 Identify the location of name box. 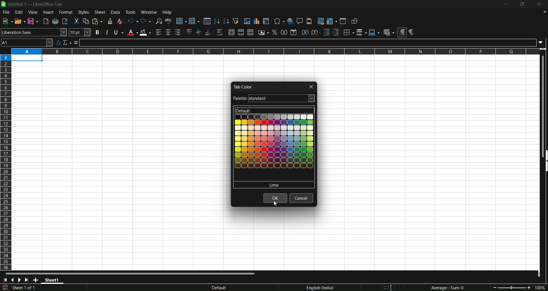
(27, 42).